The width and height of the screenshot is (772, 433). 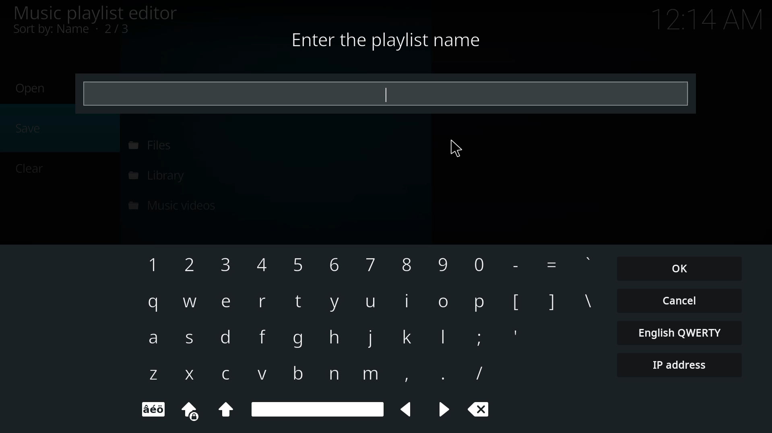 What do you see at coordinates (175, 204) in the screenshot?
I see `music videos` at bounding box center [175, 204].